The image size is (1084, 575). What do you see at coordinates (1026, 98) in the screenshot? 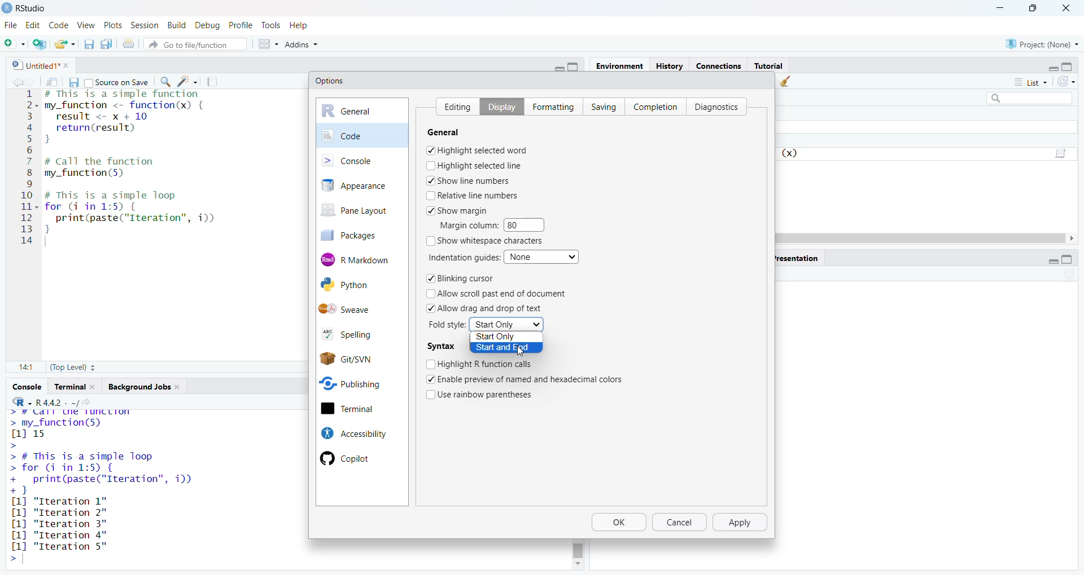
I see `search field` at bounding box center [1026, 98].